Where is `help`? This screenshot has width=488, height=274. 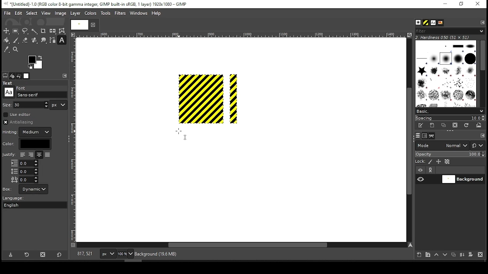 help is located at coordinates (156, 14).